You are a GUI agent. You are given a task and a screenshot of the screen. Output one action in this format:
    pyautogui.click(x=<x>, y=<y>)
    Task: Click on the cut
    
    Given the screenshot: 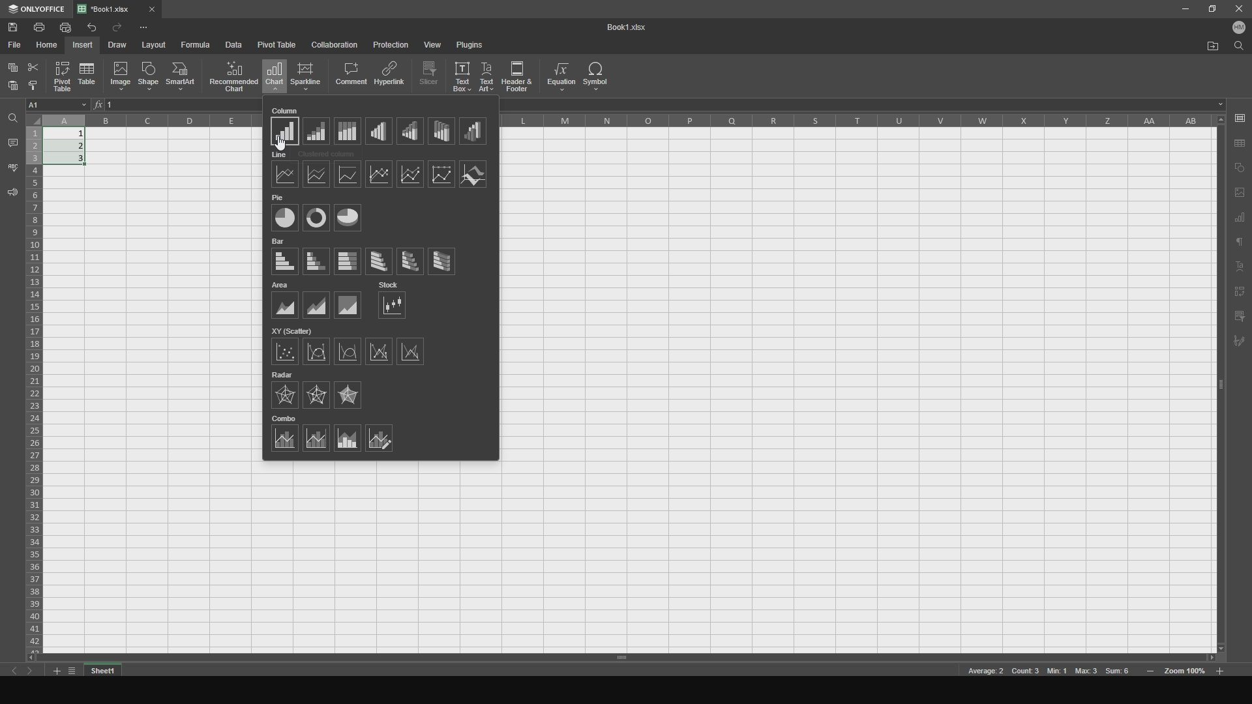 What is the action you would take?
    pyautogui.click(x=35, y=65)
    